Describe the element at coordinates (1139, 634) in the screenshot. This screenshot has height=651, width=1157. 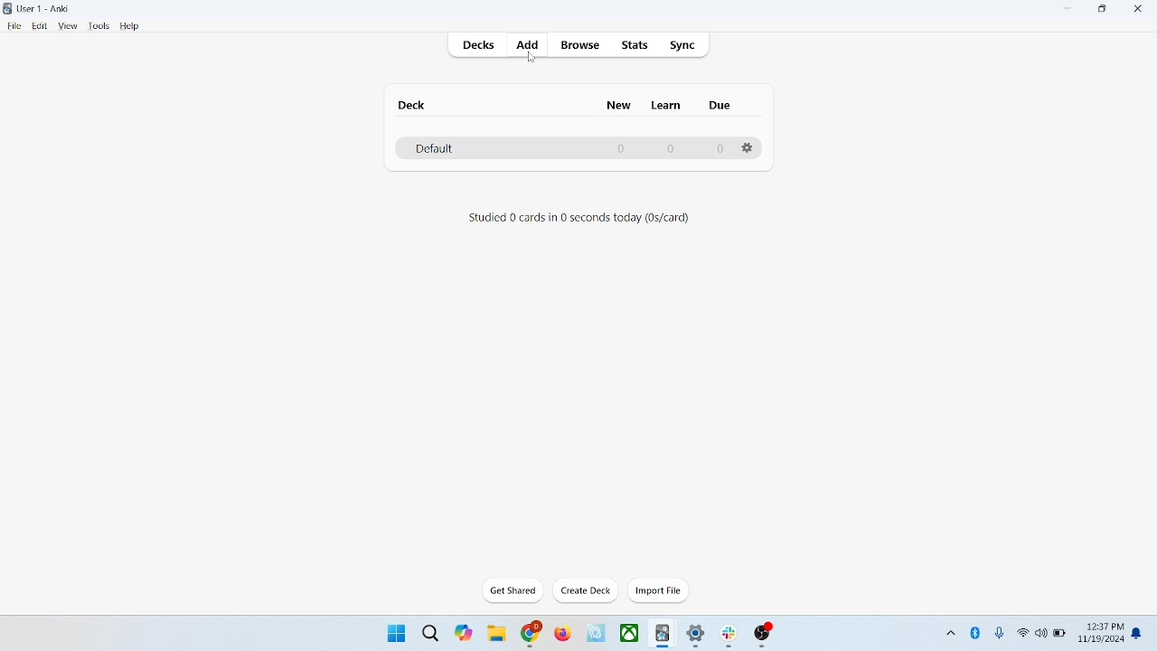
I see `notification` at that location.